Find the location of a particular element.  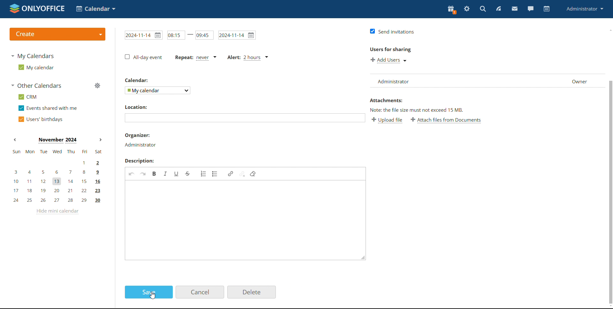

current month is located at coordinates (57, 140).